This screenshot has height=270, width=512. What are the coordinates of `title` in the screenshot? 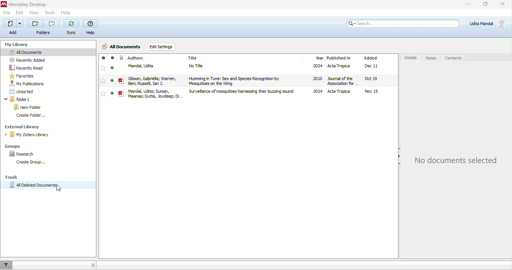 It's located at (200, 57).